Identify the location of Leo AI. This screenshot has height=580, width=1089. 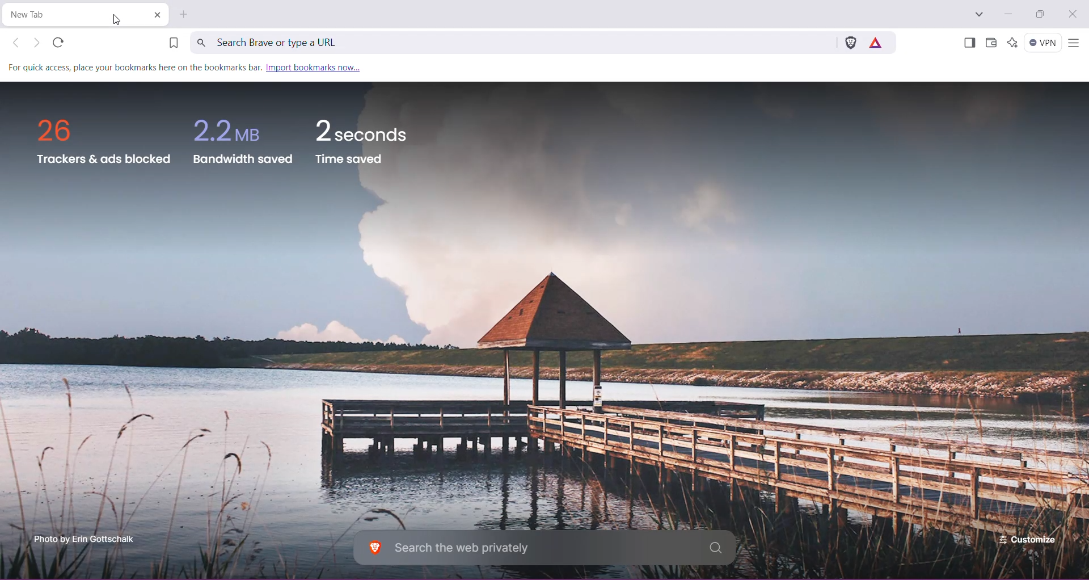
(1013, 43).